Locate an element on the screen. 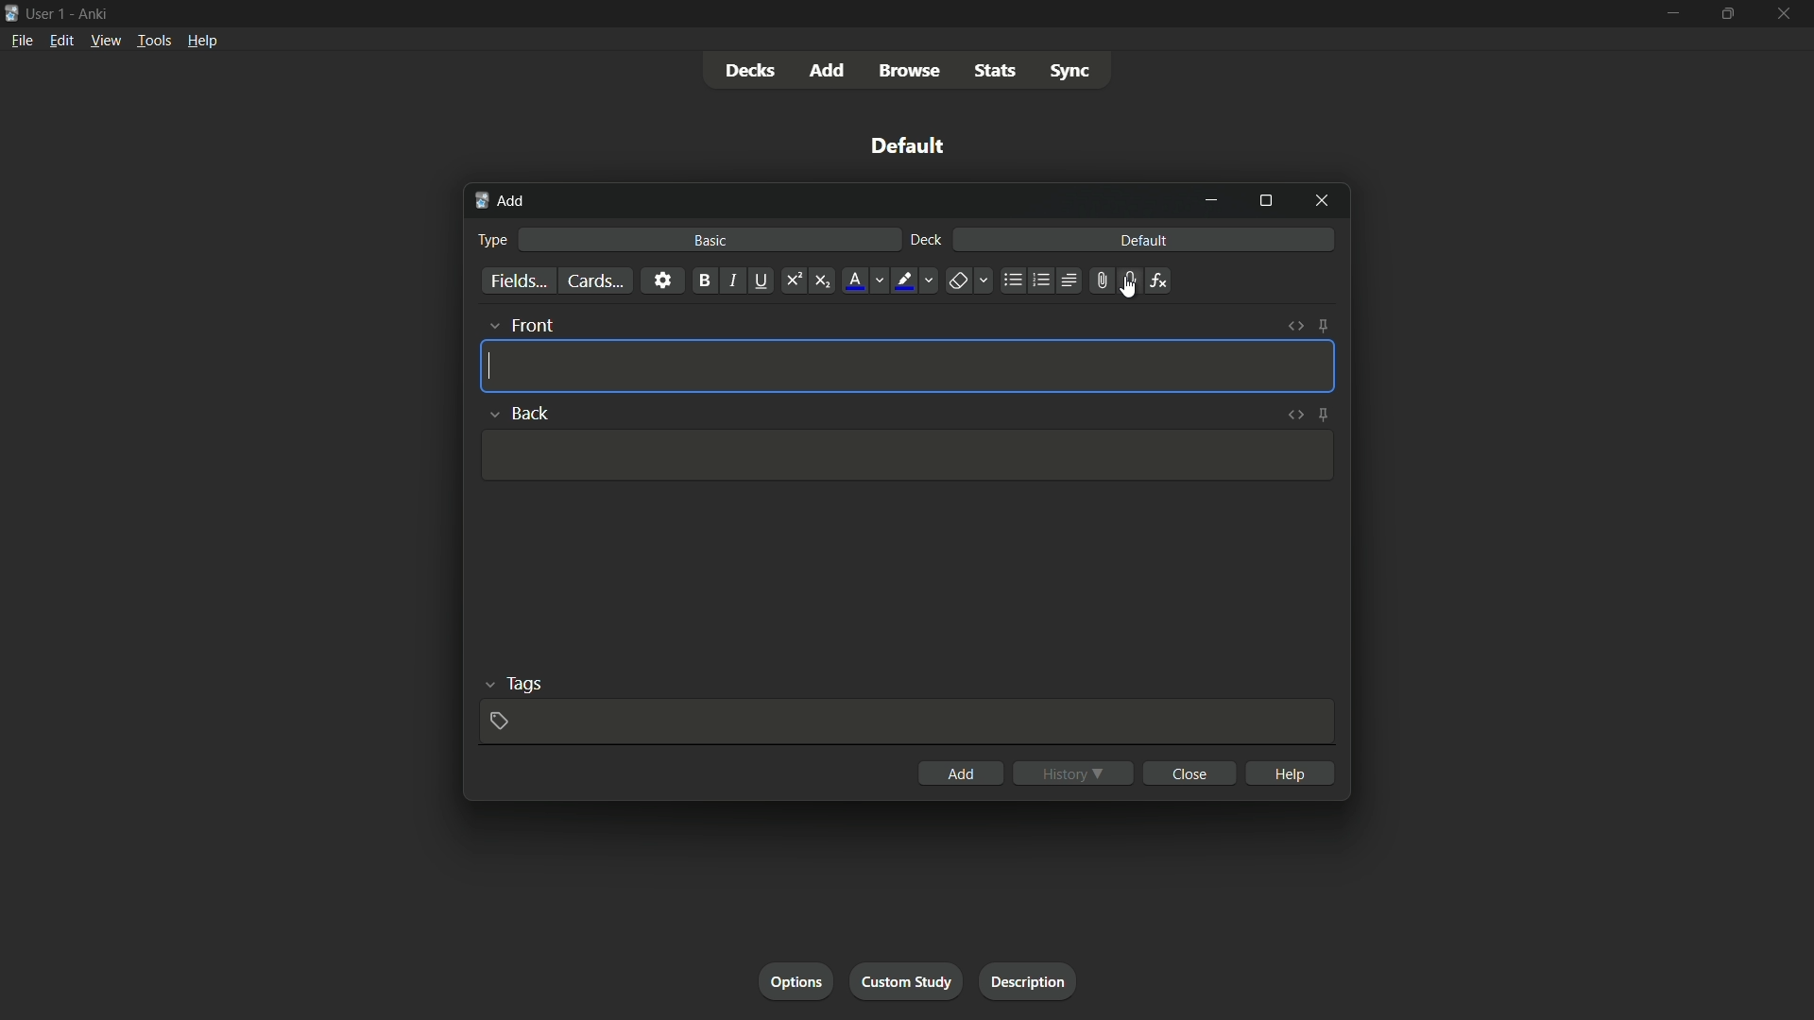 Image resolution: width=1814 pixels, height=1020 pixels. deck is located at coordinates (925, 241).